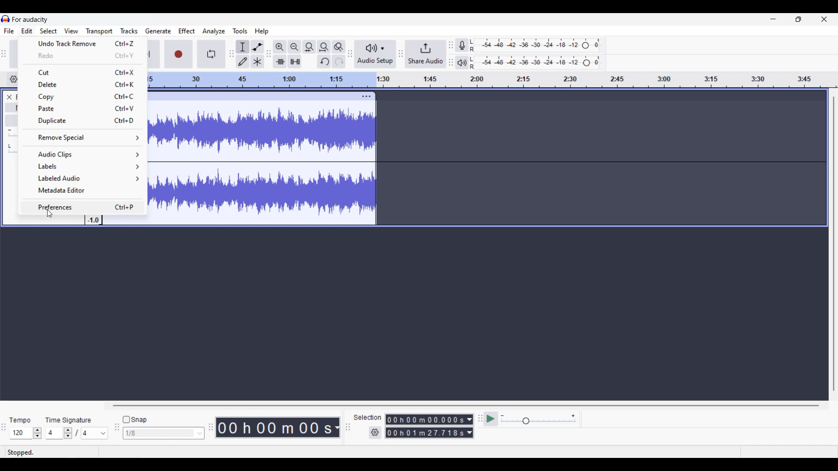 The image size is (838, 471). I want to click on Recording level, so click(535, 45).